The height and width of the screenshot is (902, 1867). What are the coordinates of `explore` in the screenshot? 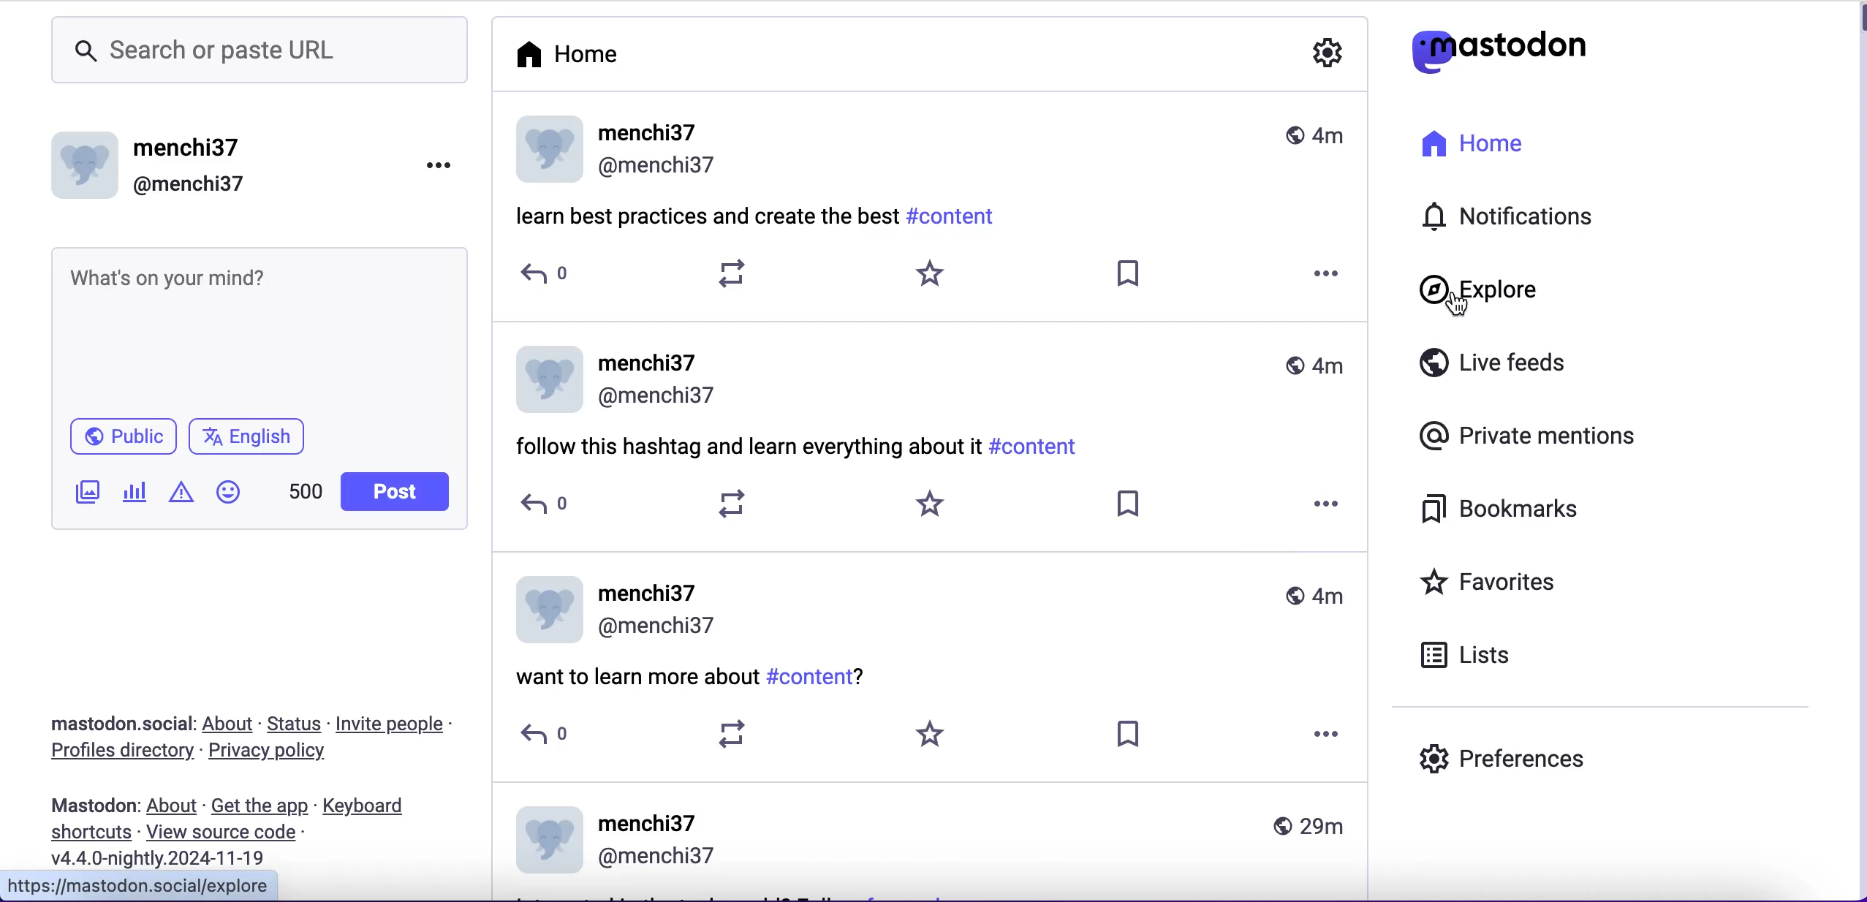 It's located at (1503, 293).